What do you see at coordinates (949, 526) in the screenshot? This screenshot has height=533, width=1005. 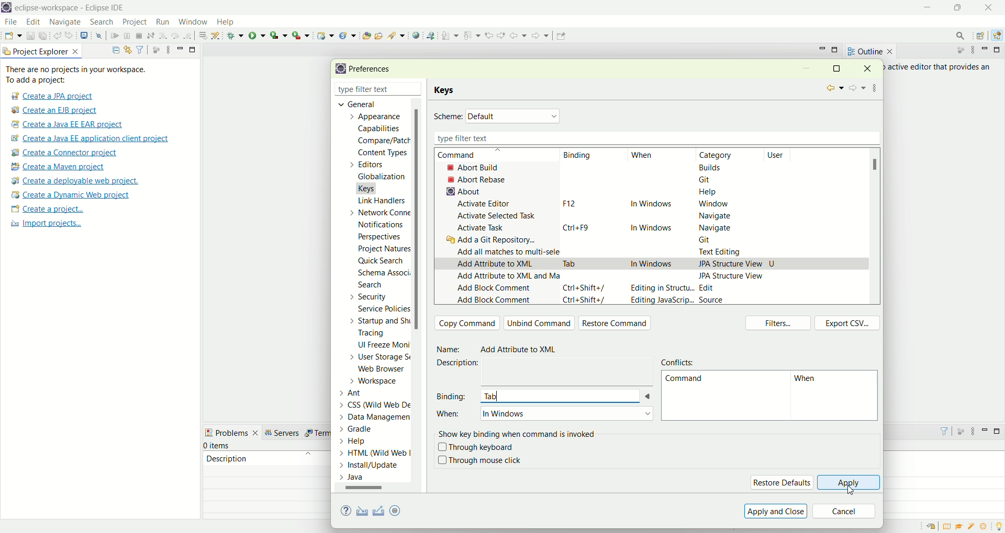 I see `overview` at bounding box center [949, 526].